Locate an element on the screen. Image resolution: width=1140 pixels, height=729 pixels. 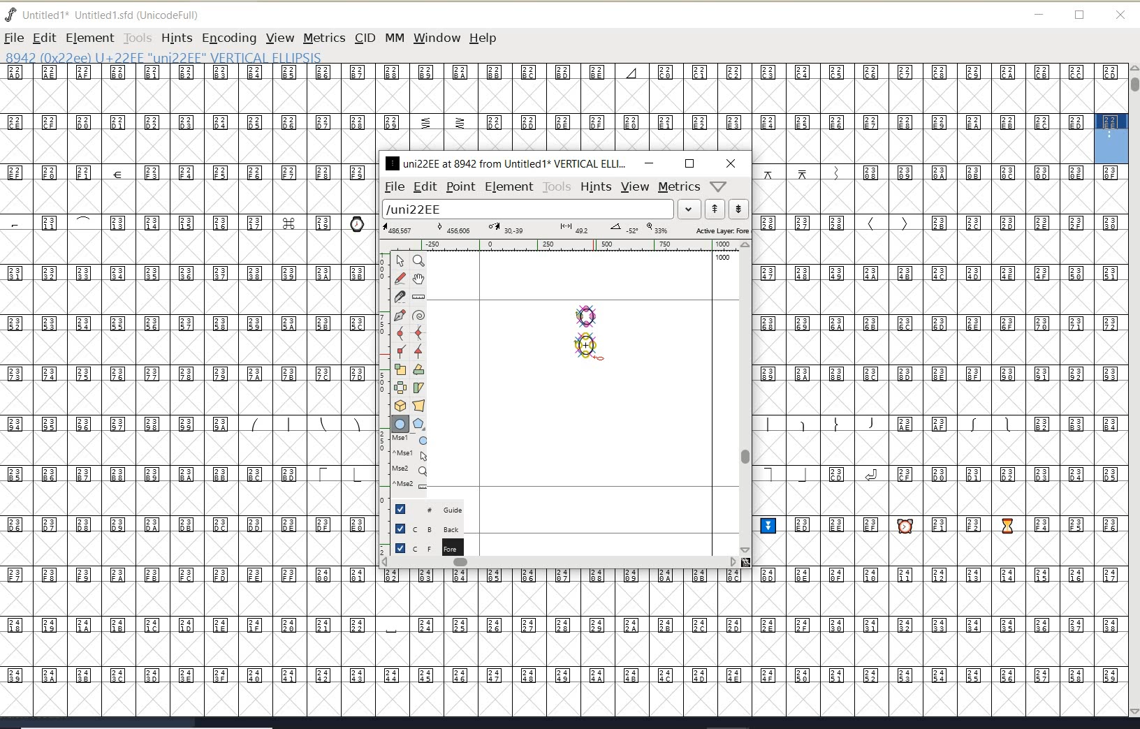
flip the selection is located at coordinates (400, 388).